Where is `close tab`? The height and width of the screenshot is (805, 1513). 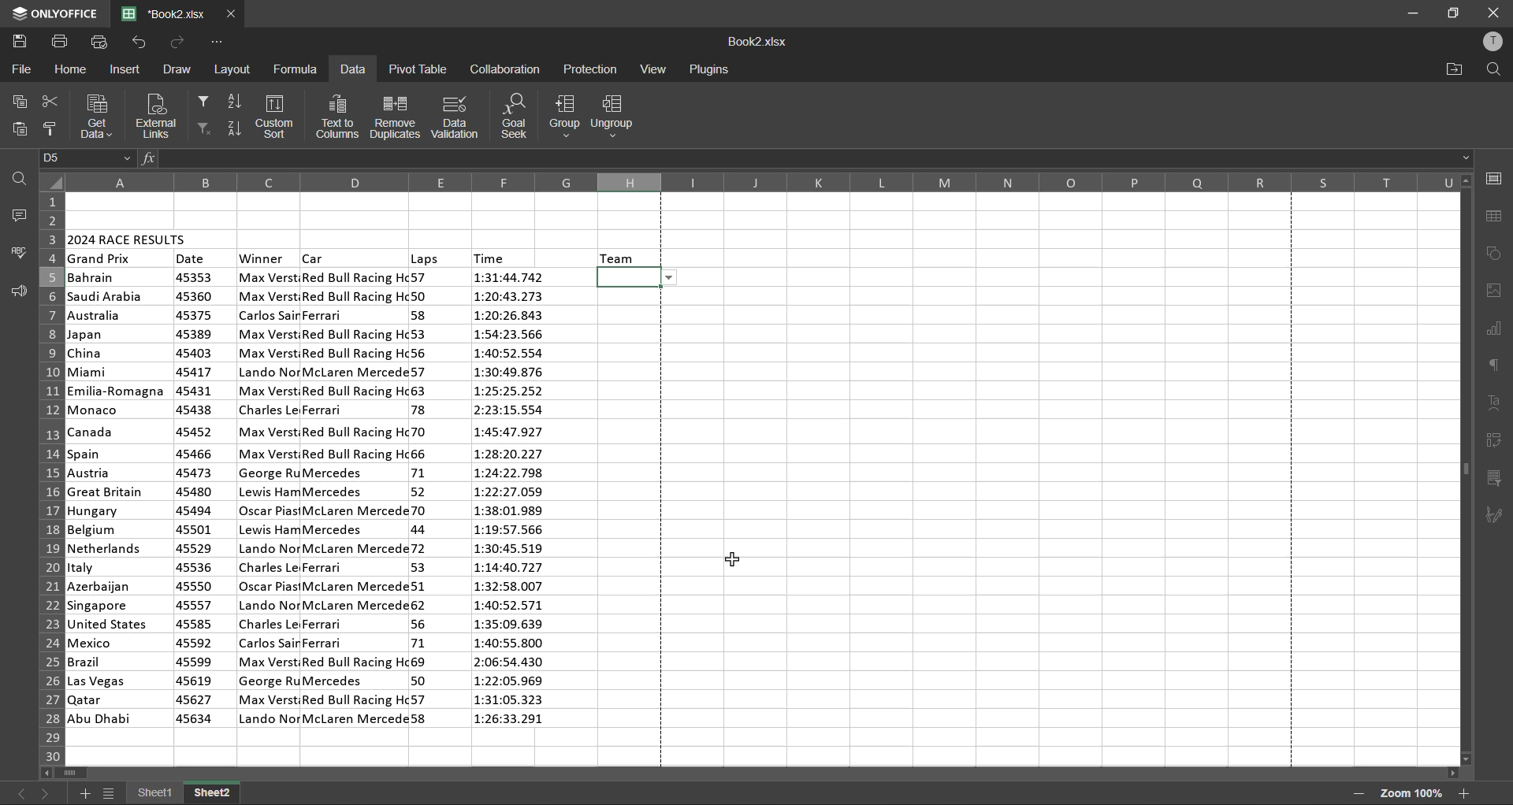
close tab is located at coordinates (232, 14).